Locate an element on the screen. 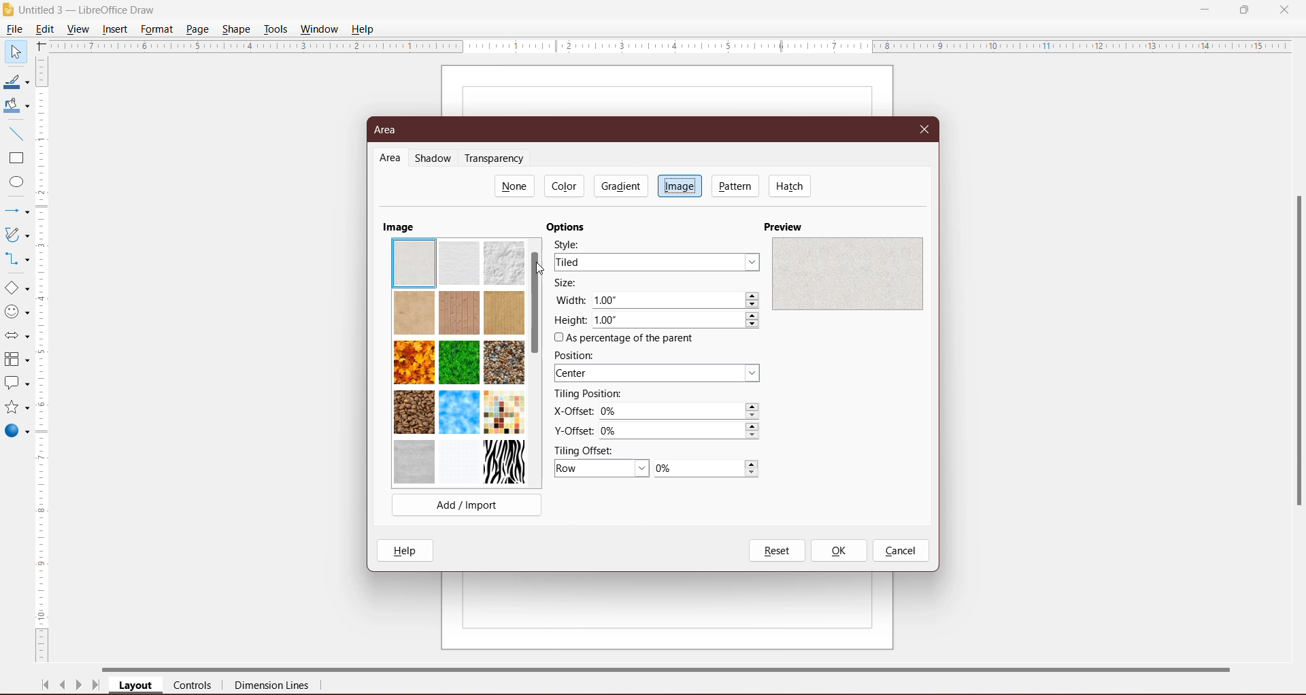 This screenshot has height=695, width=1306. Add/Import is located at coordinates (467, 505).